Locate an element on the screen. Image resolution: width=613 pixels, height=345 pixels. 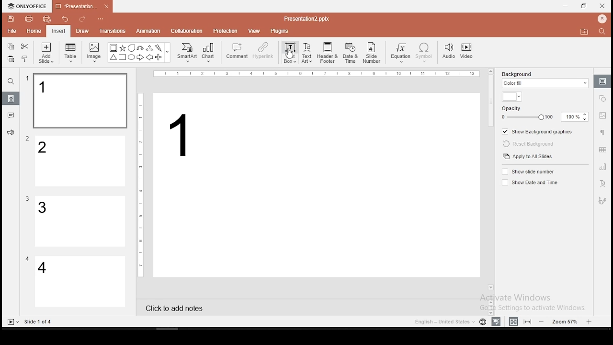
comment is located at coordinates (237, 51).